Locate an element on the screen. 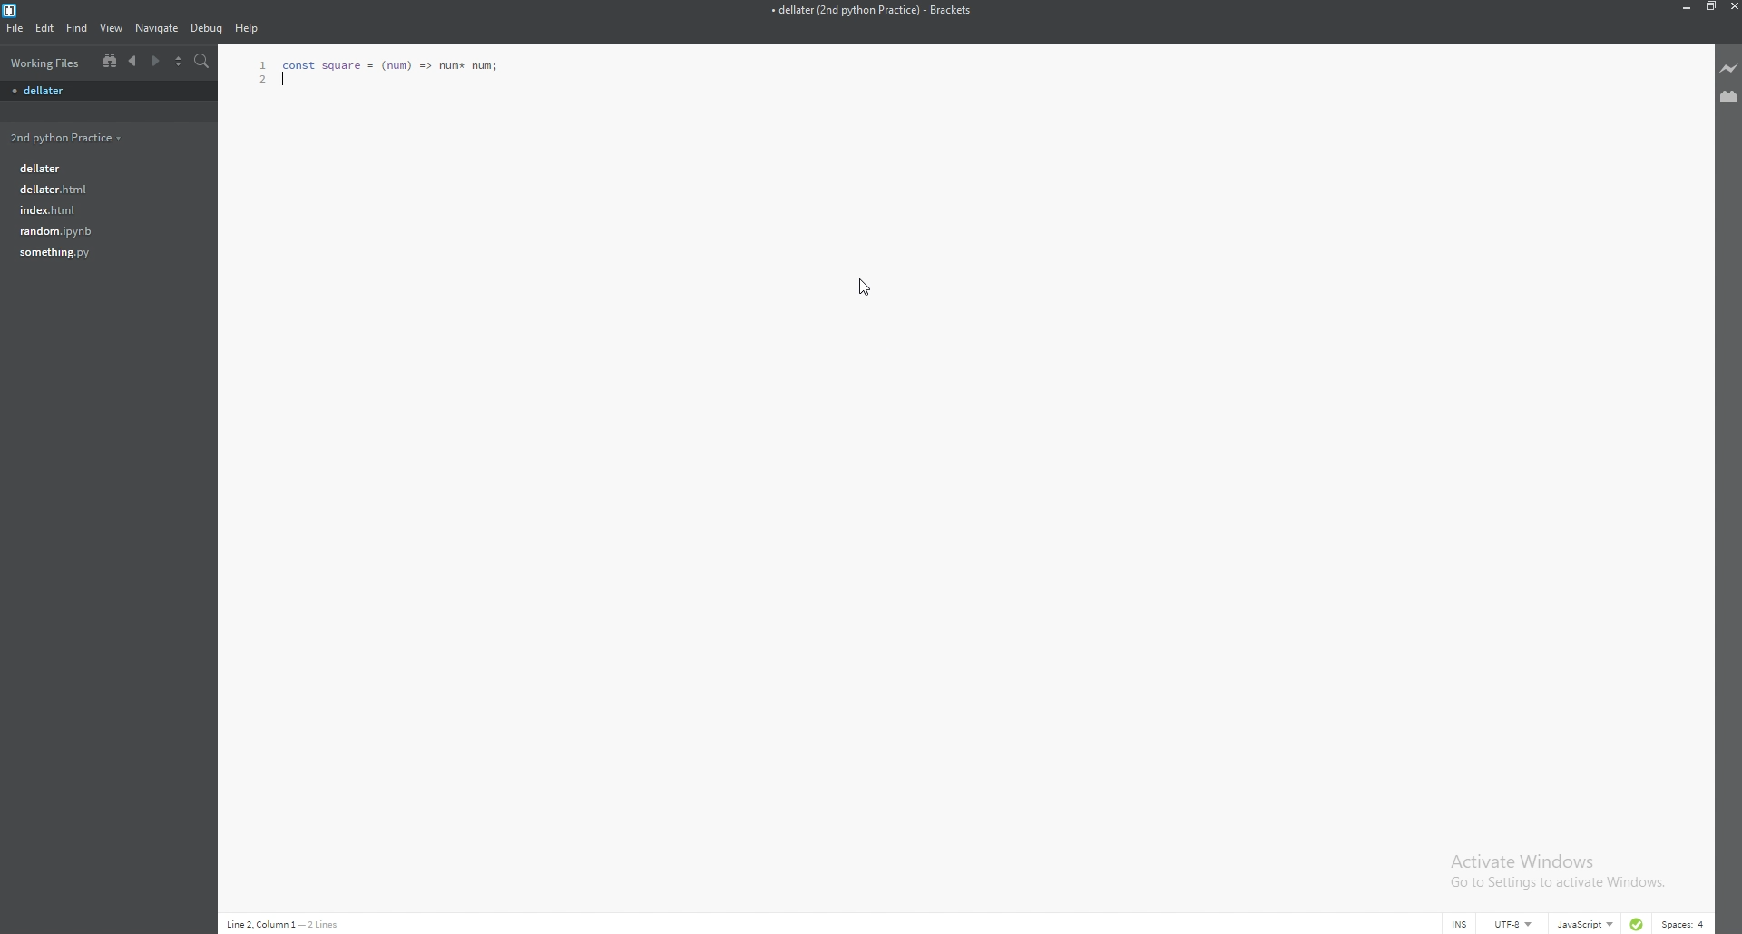 The height and width of the screenshot is (934, 1742). Cursor is located at coordinates (863, 288).